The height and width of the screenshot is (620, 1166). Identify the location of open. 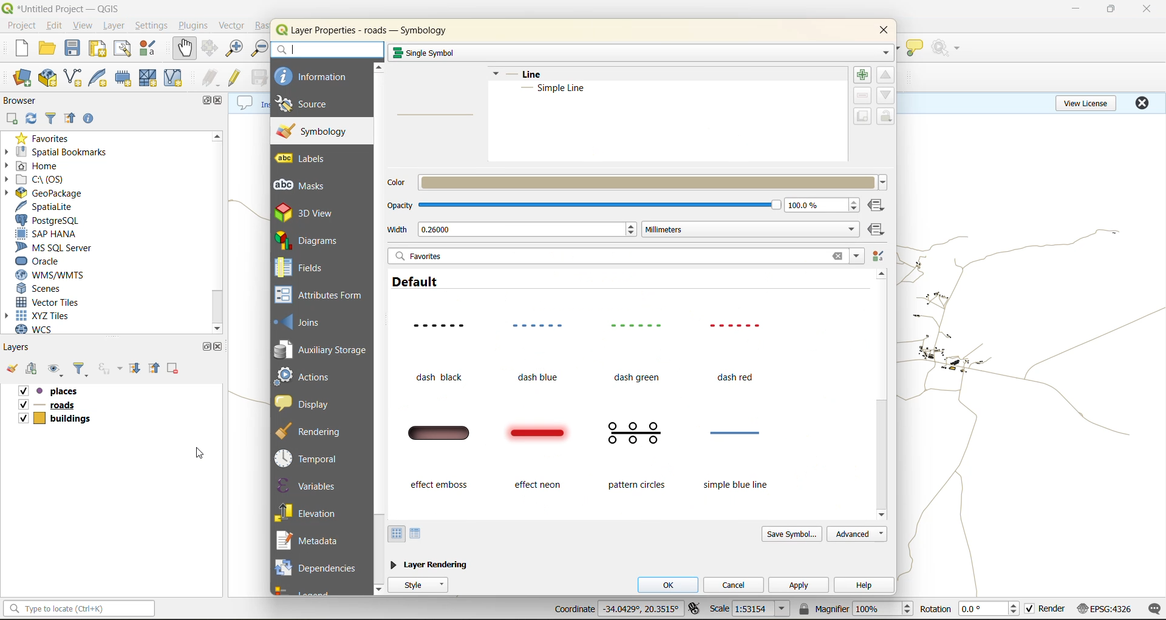
(12, 370).